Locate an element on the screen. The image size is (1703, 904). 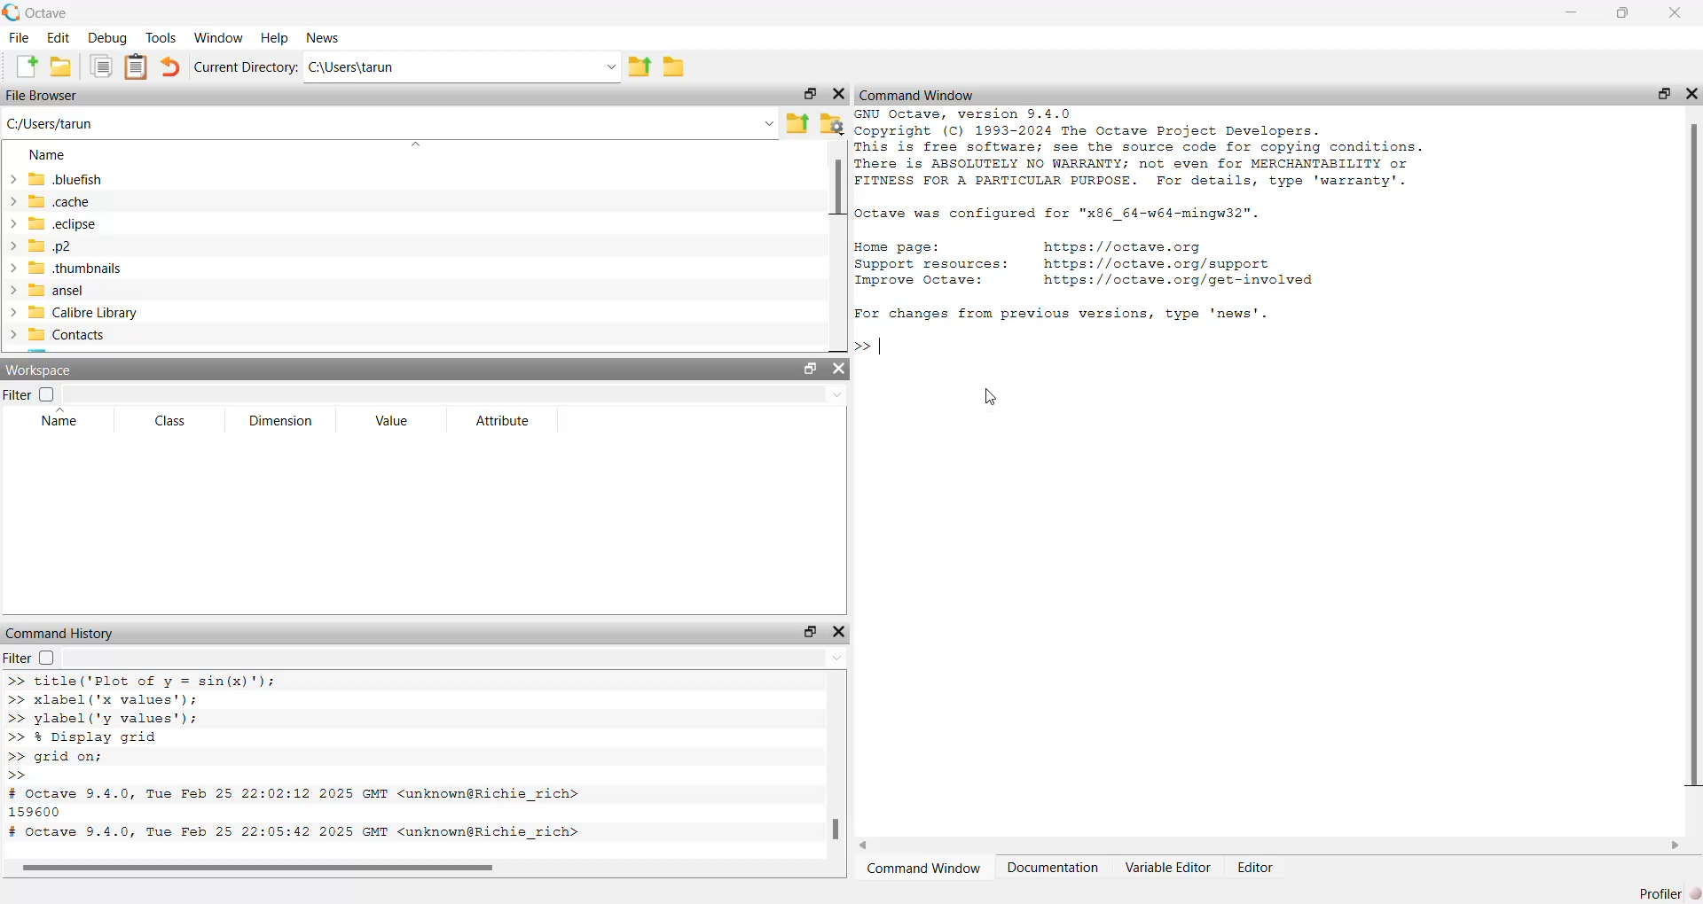
close is located at coordinates (1676, 13).